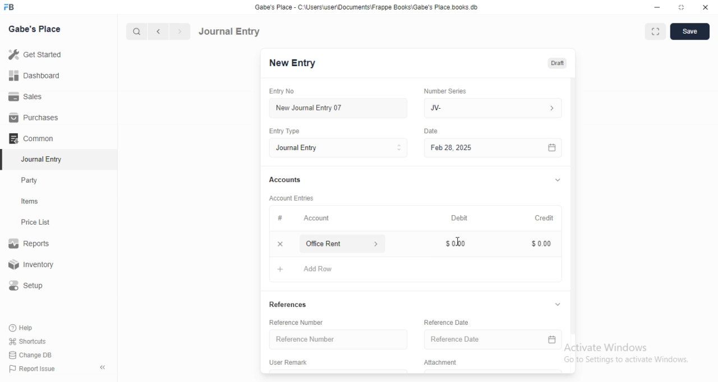 The height and width of the screenshot is (382, 718). I want to click on Dashboard, so click(33, 76).